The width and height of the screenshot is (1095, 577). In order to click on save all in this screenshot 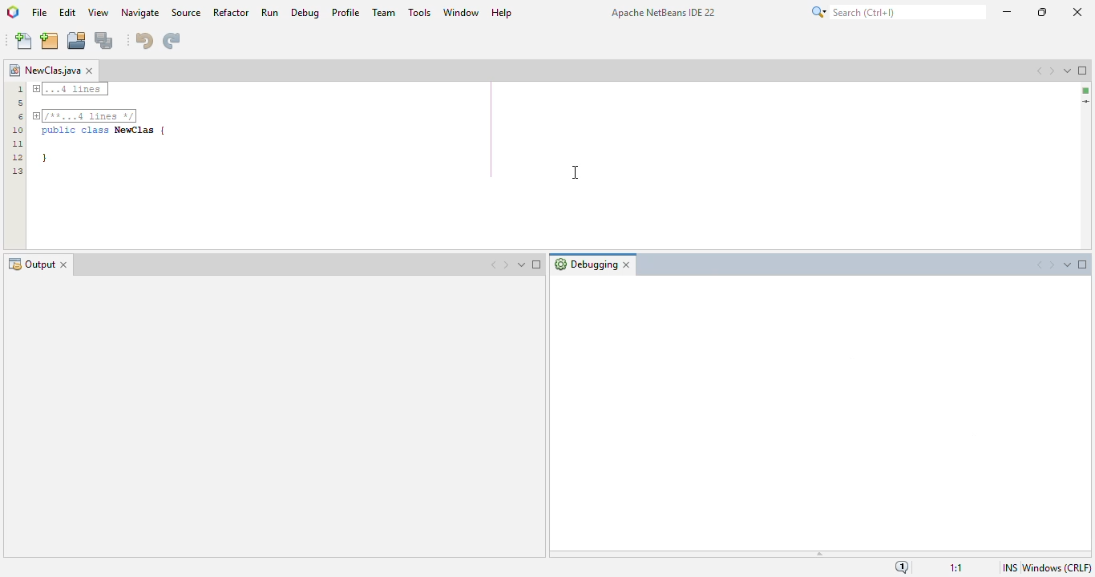, I will do `click(104, 41)`.